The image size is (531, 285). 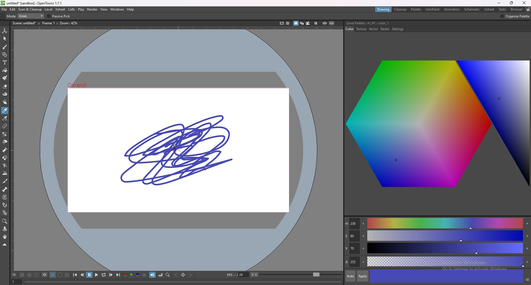 I want to click on white background, so click(x=60, y=275).